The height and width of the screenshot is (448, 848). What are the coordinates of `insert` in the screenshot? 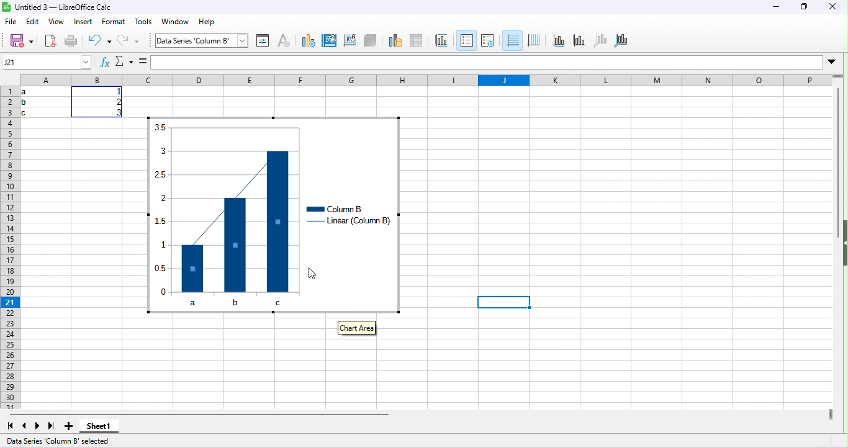 It's located at (84, 23).